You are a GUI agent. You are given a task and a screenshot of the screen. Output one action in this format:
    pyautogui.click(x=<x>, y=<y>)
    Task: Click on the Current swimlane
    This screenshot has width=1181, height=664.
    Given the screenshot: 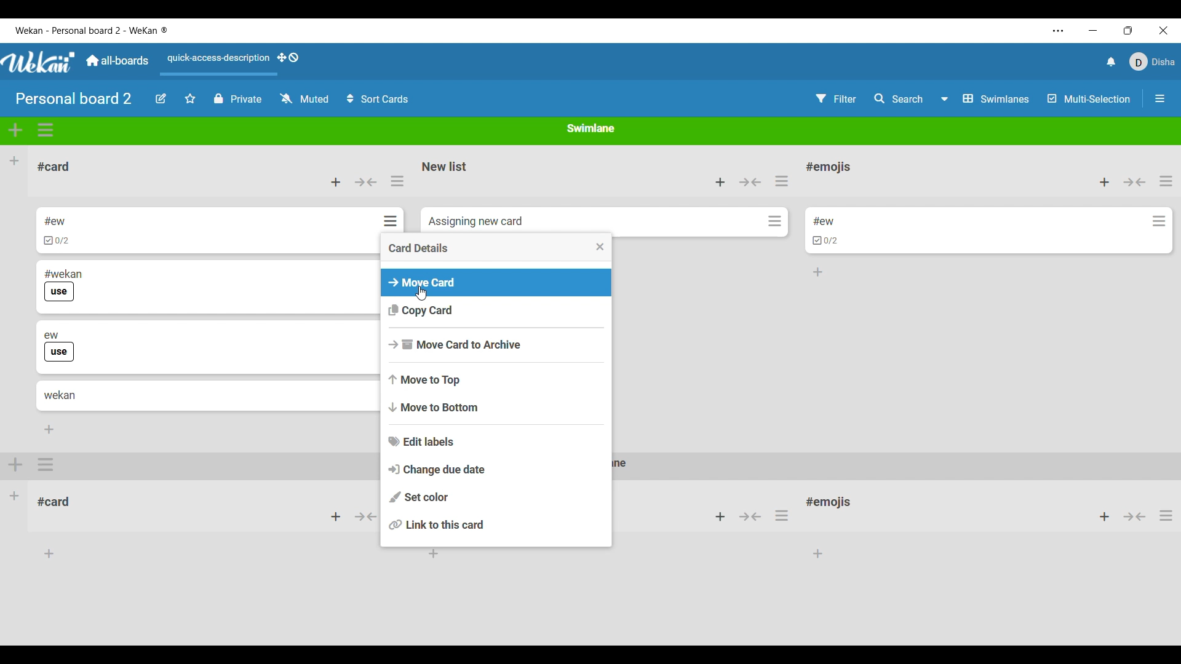 What is the action you would take?
    pyautogui.click(x=591, y=128)
    